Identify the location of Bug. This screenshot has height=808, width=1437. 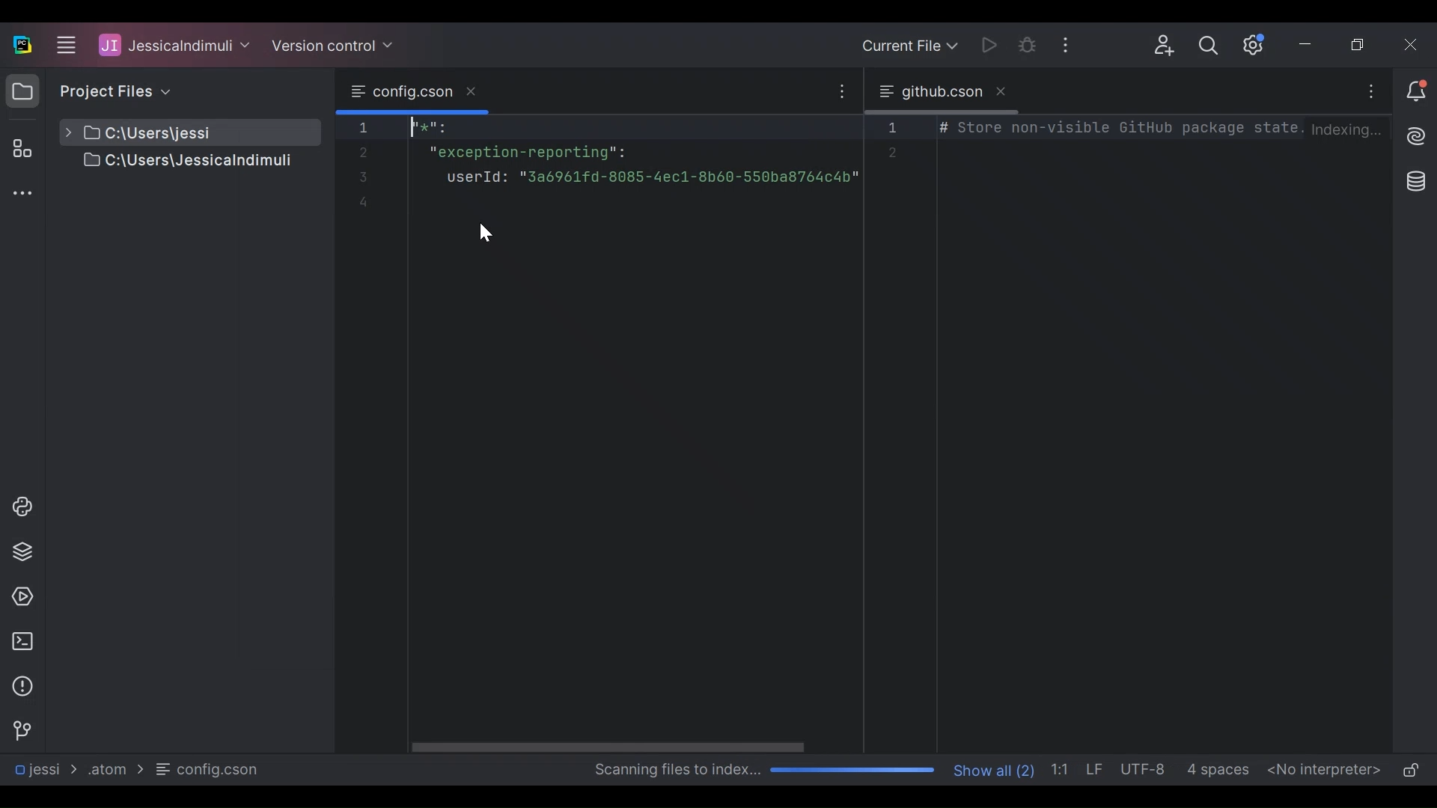
(1028, 44).